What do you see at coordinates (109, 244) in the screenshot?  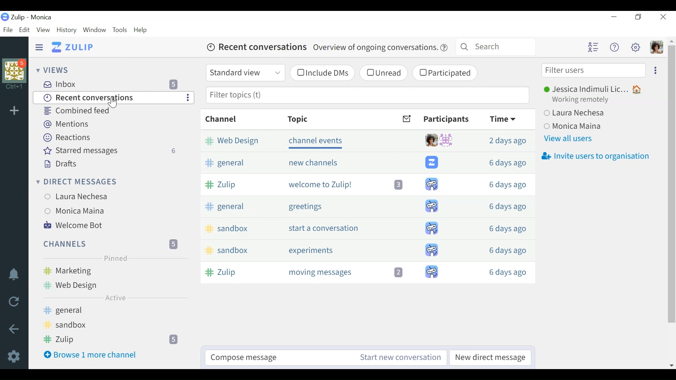 I see `Channels` at bounding box center [109, 244].